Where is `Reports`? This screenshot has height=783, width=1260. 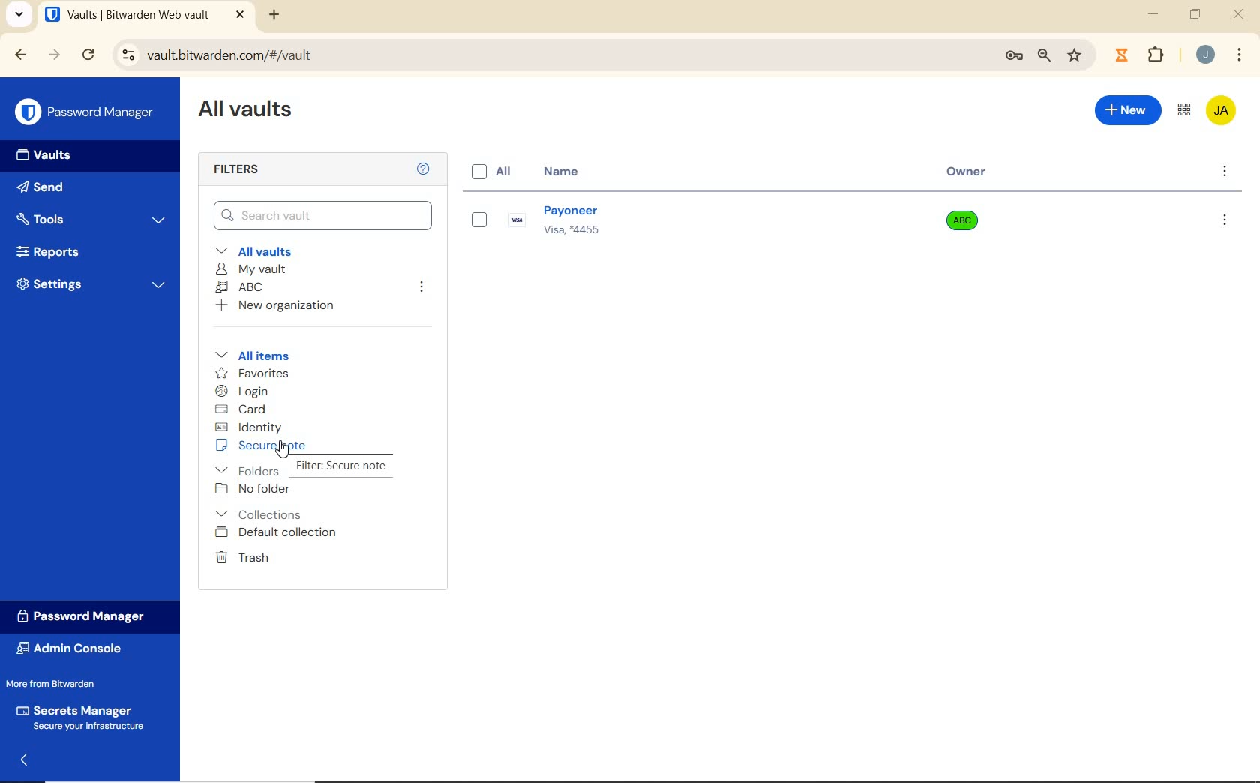
Reports is located at coordinates (85, 250).